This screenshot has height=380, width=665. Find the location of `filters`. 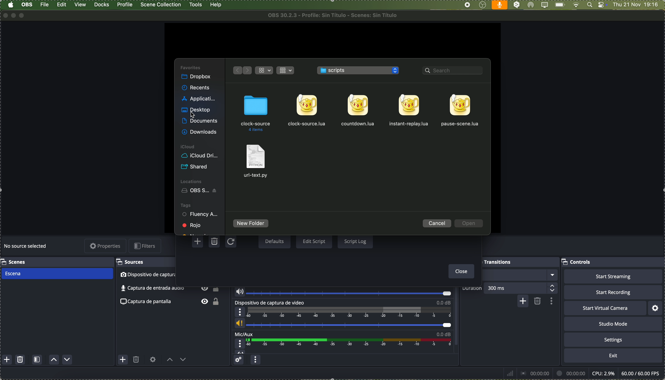

filters is located at coordinates (146, 246).